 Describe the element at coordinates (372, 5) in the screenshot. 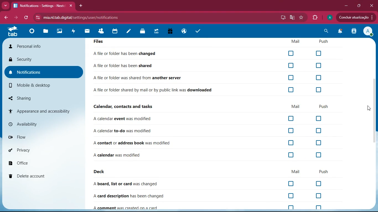

I see `Close` at that location.